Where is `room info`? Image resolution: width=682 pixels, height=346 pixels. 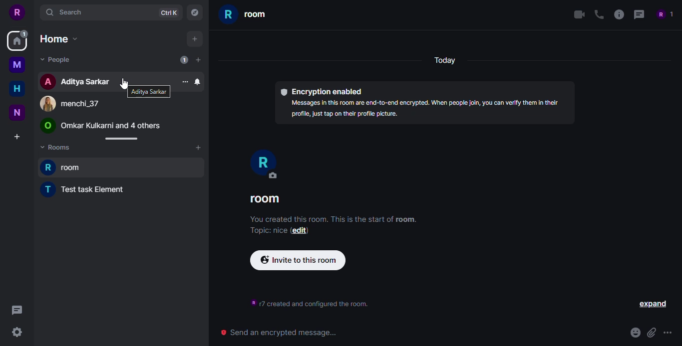
room info is located at coordinates (617, 14).